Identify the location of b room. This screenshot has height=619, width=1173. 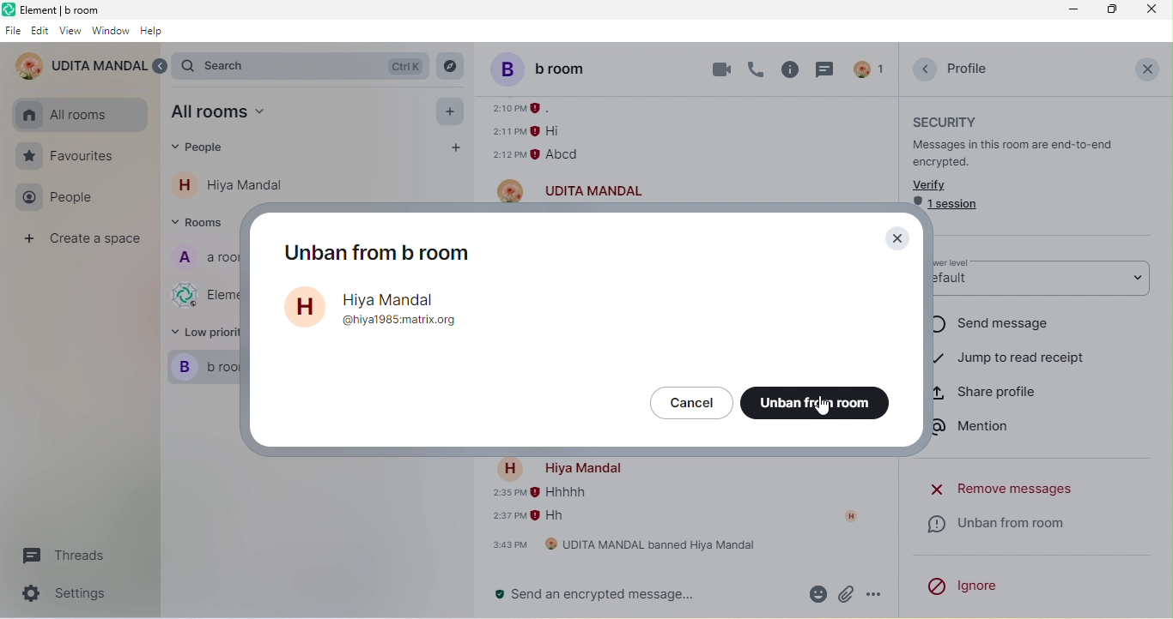
(562, 68).